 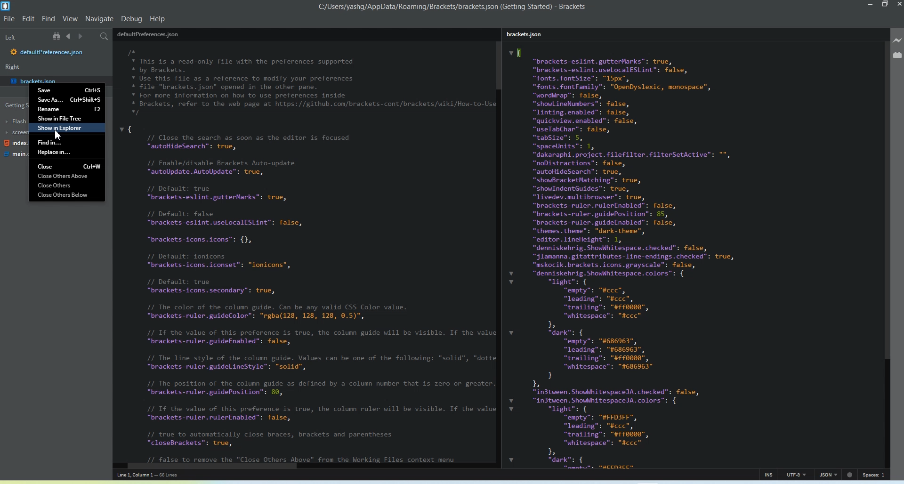 What do you see at coordinates (29, 18) in the screenshot?
I see `Edit` at bounding box center [29, 18].